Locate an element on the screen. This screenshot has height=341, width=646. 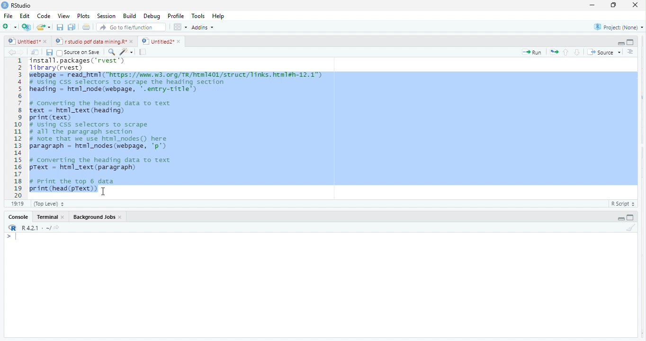
hide r script is located at coordinates (620, 218).